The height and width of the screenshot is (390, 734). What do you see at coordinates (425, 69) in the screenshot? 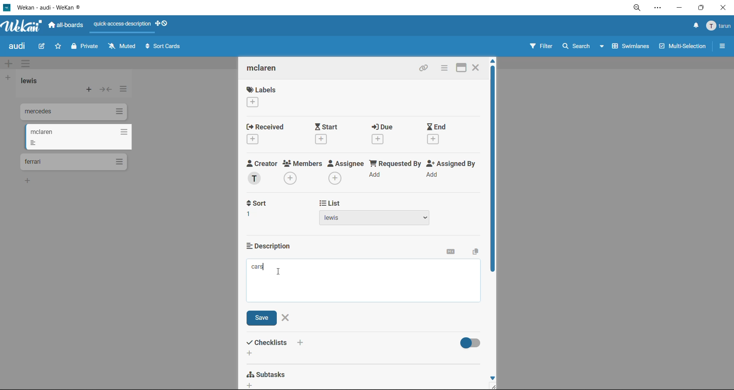
I see `copy link` at bounding box center [425, 69].